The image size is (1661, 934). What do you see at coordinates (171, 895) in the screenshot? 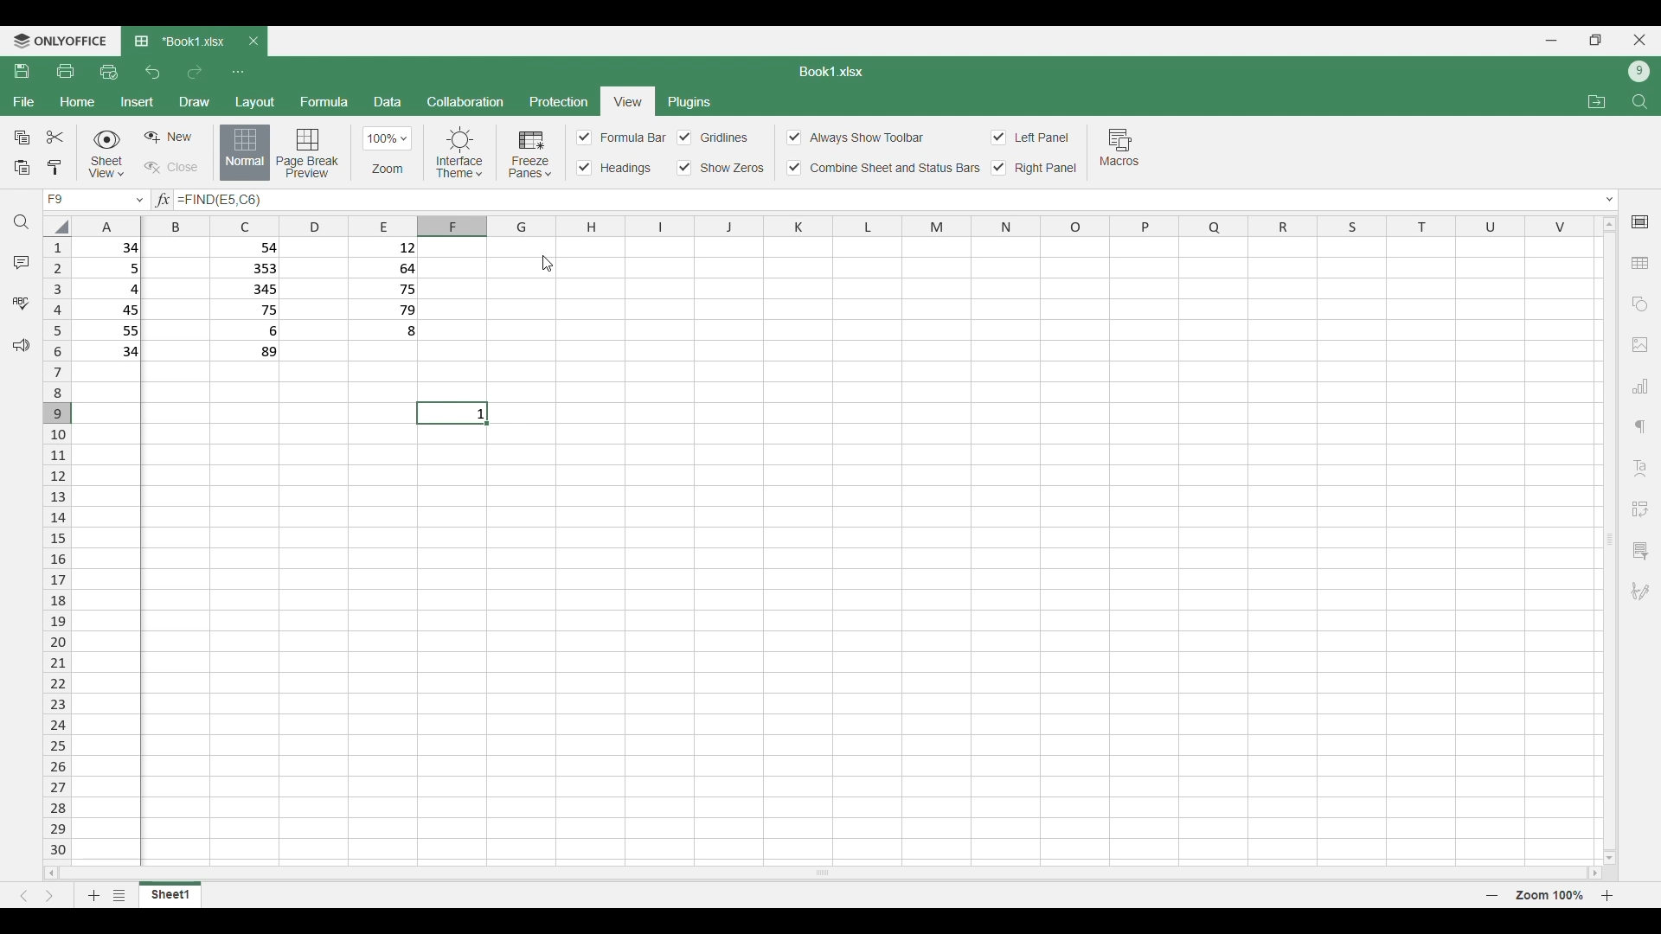
I see `Current sheet` at bounding box center [171, 895].